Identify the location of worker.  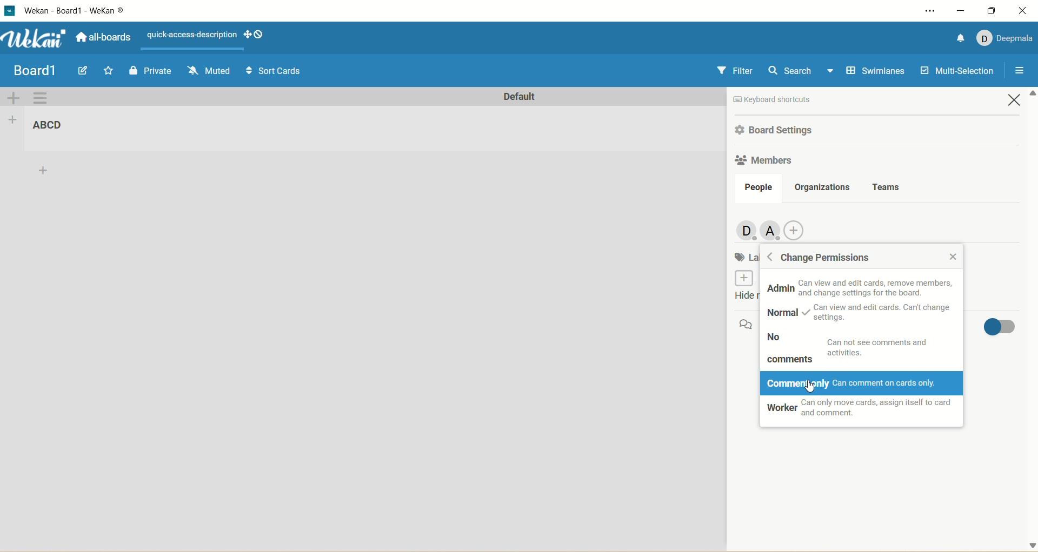
(863, 411).